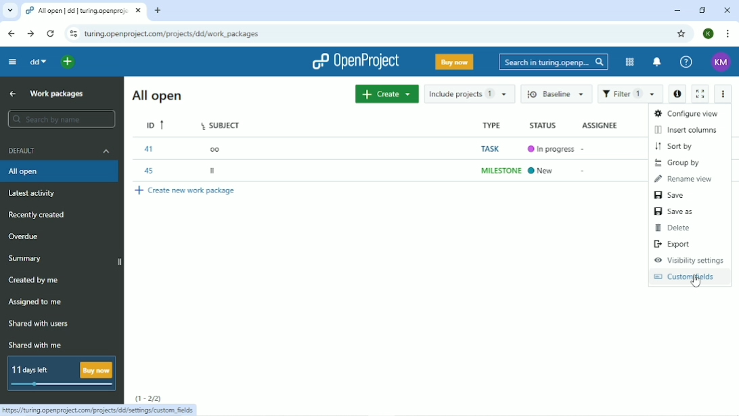 The width and height of the screenshot is (739, 416). I want to click on Rename view, so click(684, 180).